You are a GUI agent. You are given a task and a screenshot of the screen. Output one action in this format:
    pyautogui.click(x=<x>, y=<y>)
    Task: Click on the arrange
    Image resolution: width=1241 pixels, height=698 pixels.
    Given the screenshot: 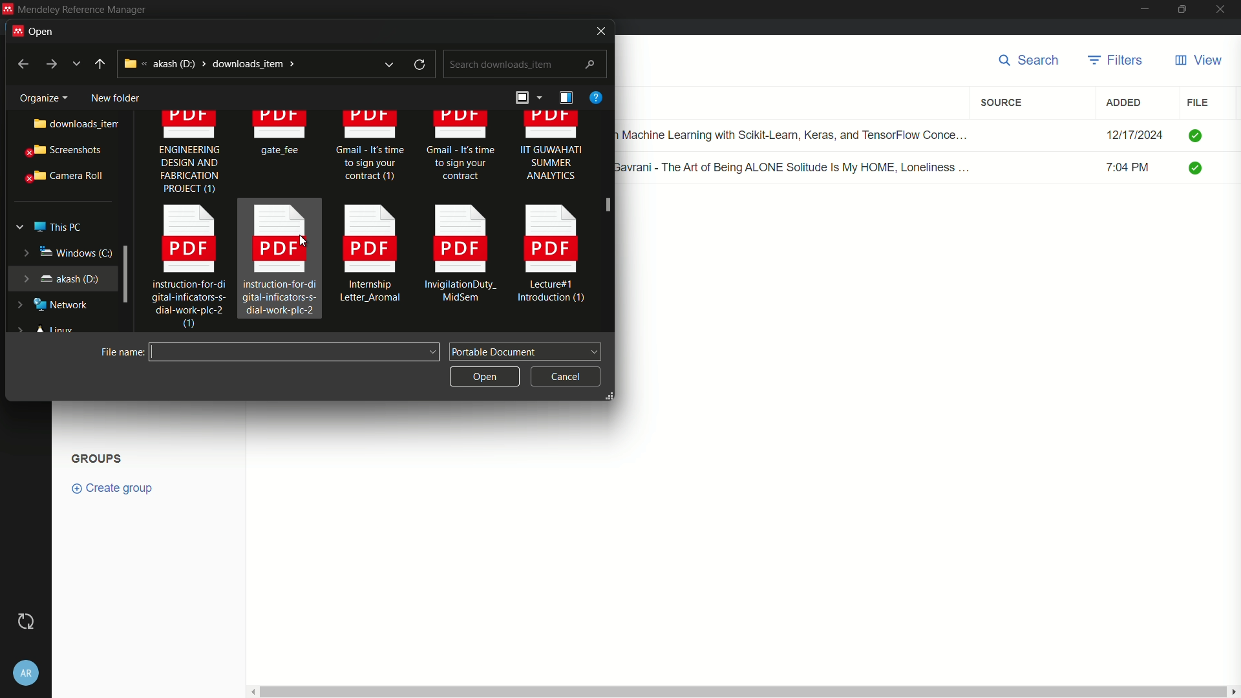 What is the action you would take?
    pyautogui.click(x=526, y=100)
    